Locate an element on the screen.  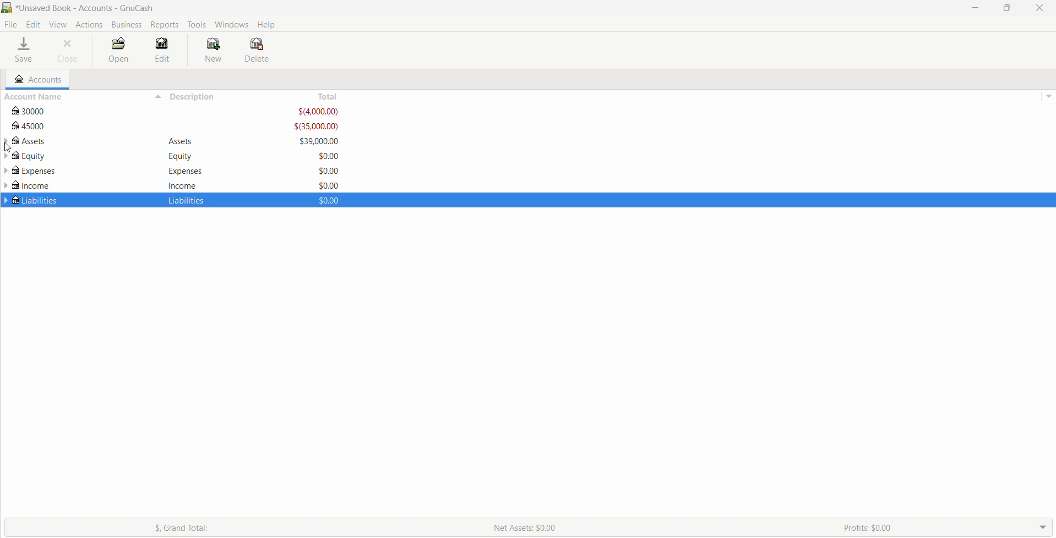
Business is located at coordinates (127, 25).